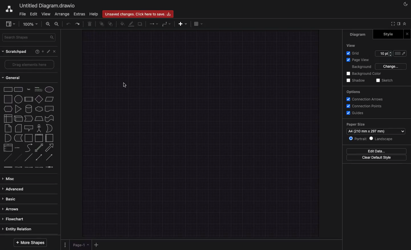  I want to click on parallelogram, so click(39, 99).